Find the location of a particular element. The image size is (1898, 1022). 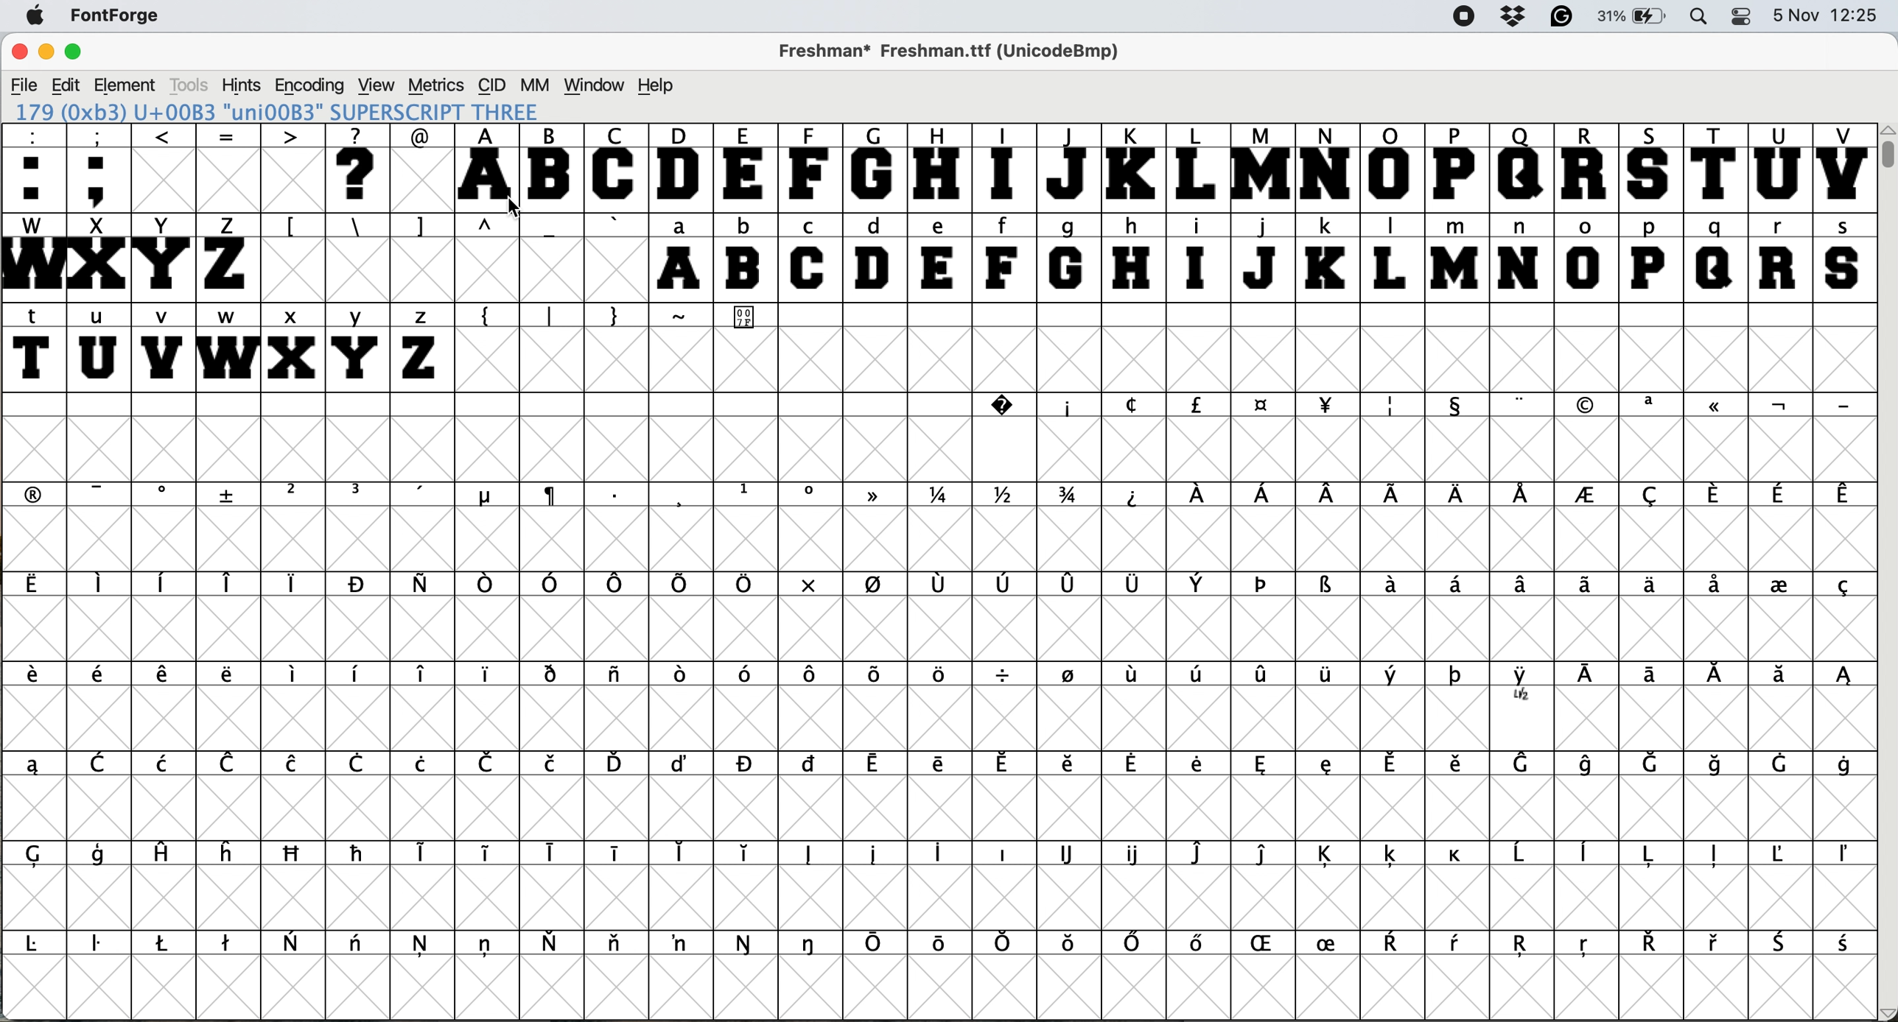

symbol is located at coordinates (940, 496).